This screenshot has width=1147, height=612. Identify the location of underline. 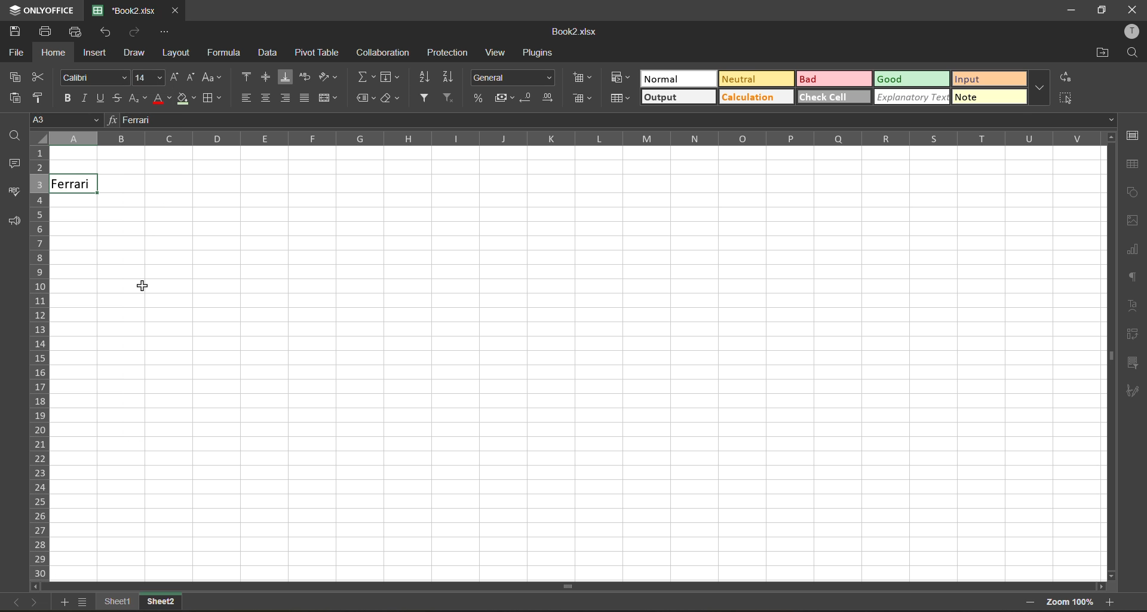
(104, 96).